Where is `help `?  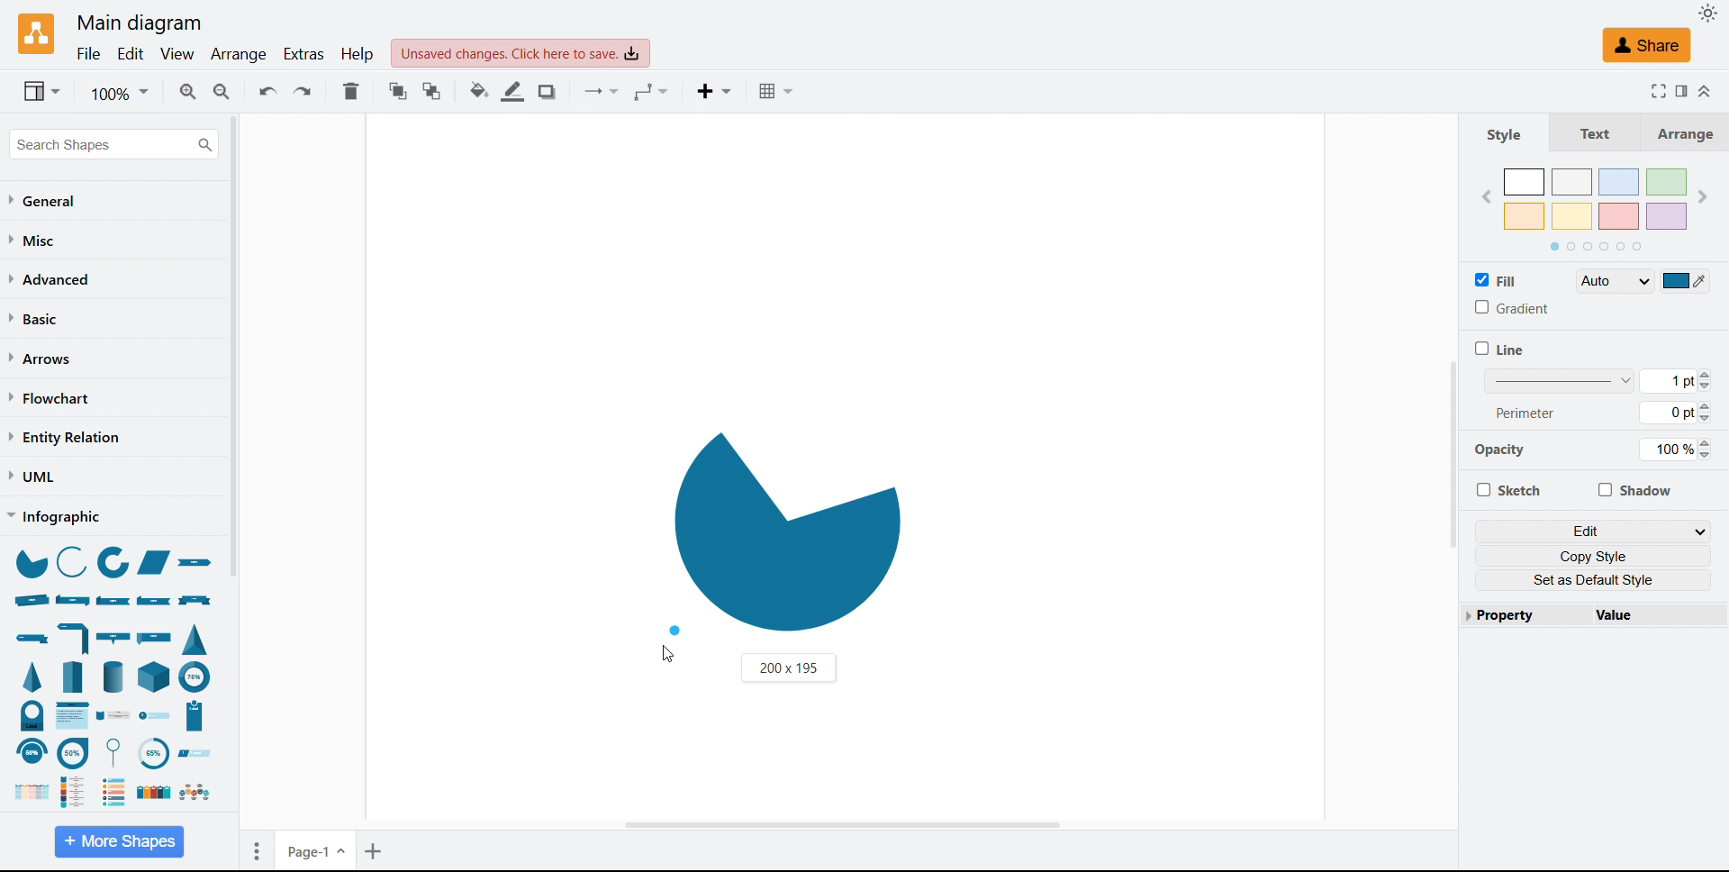
help  is located at coordinates (358, 53).